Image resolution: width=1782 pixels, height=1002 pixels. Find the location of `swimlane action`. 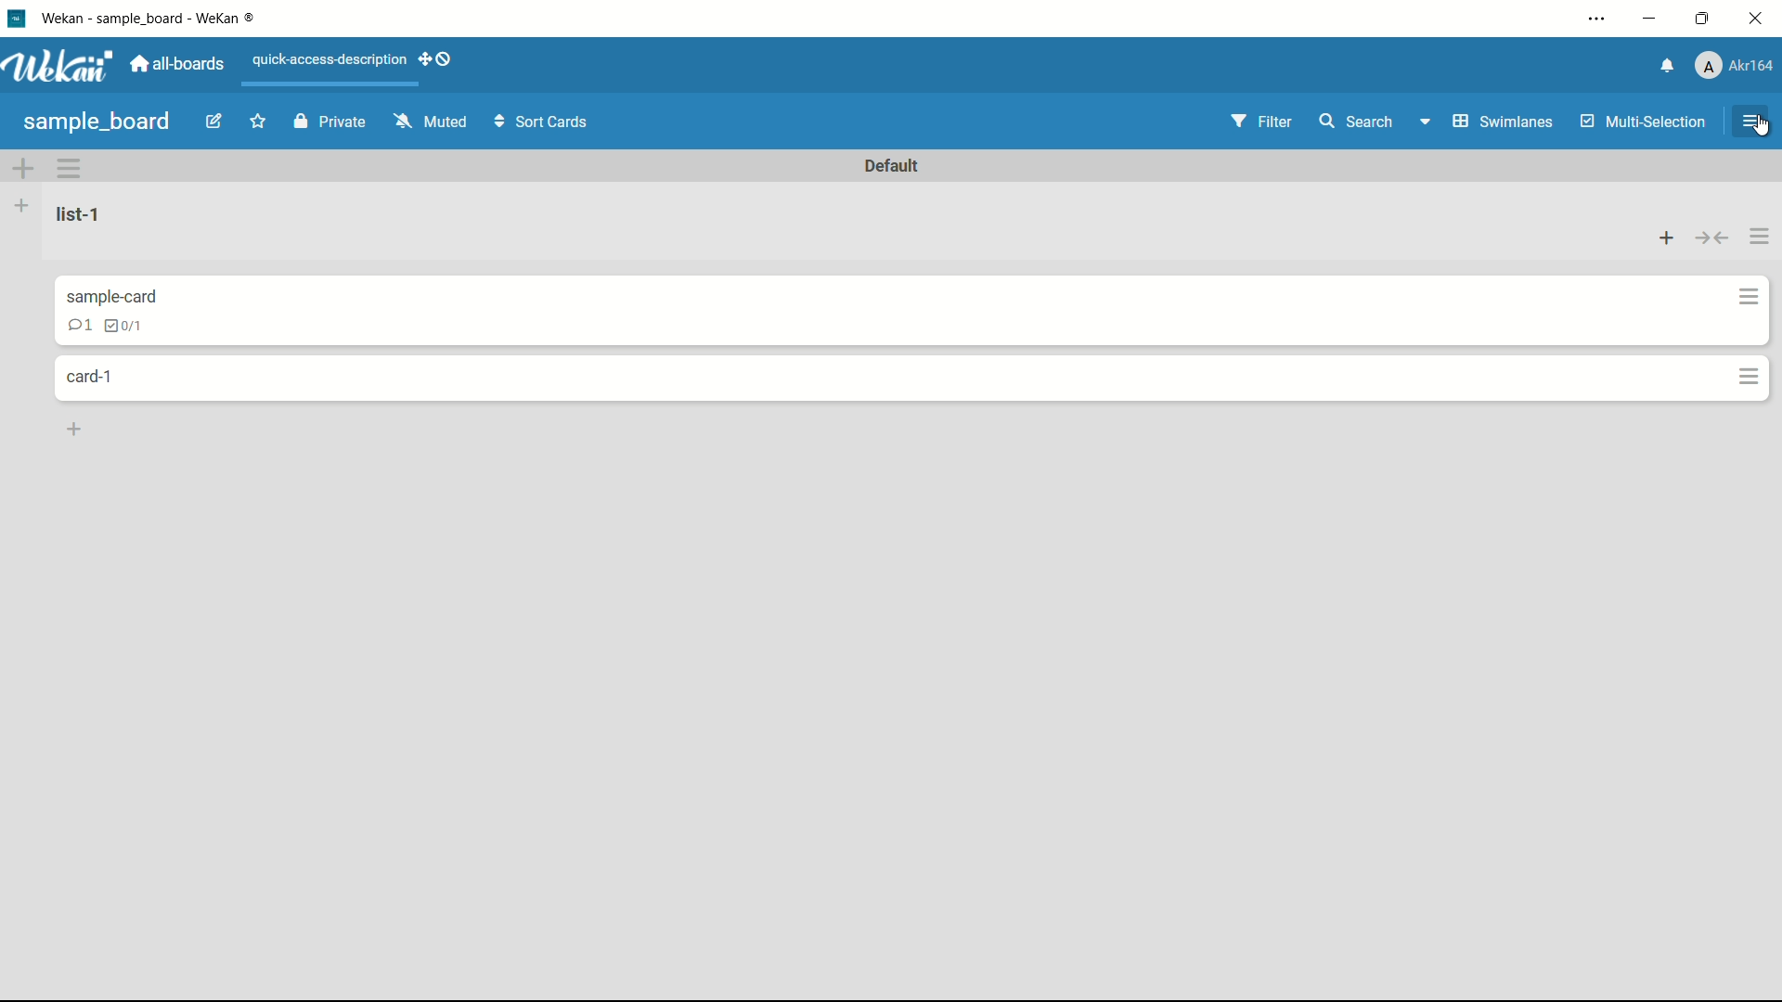

swimlane action is located at coordinates (70, 166).